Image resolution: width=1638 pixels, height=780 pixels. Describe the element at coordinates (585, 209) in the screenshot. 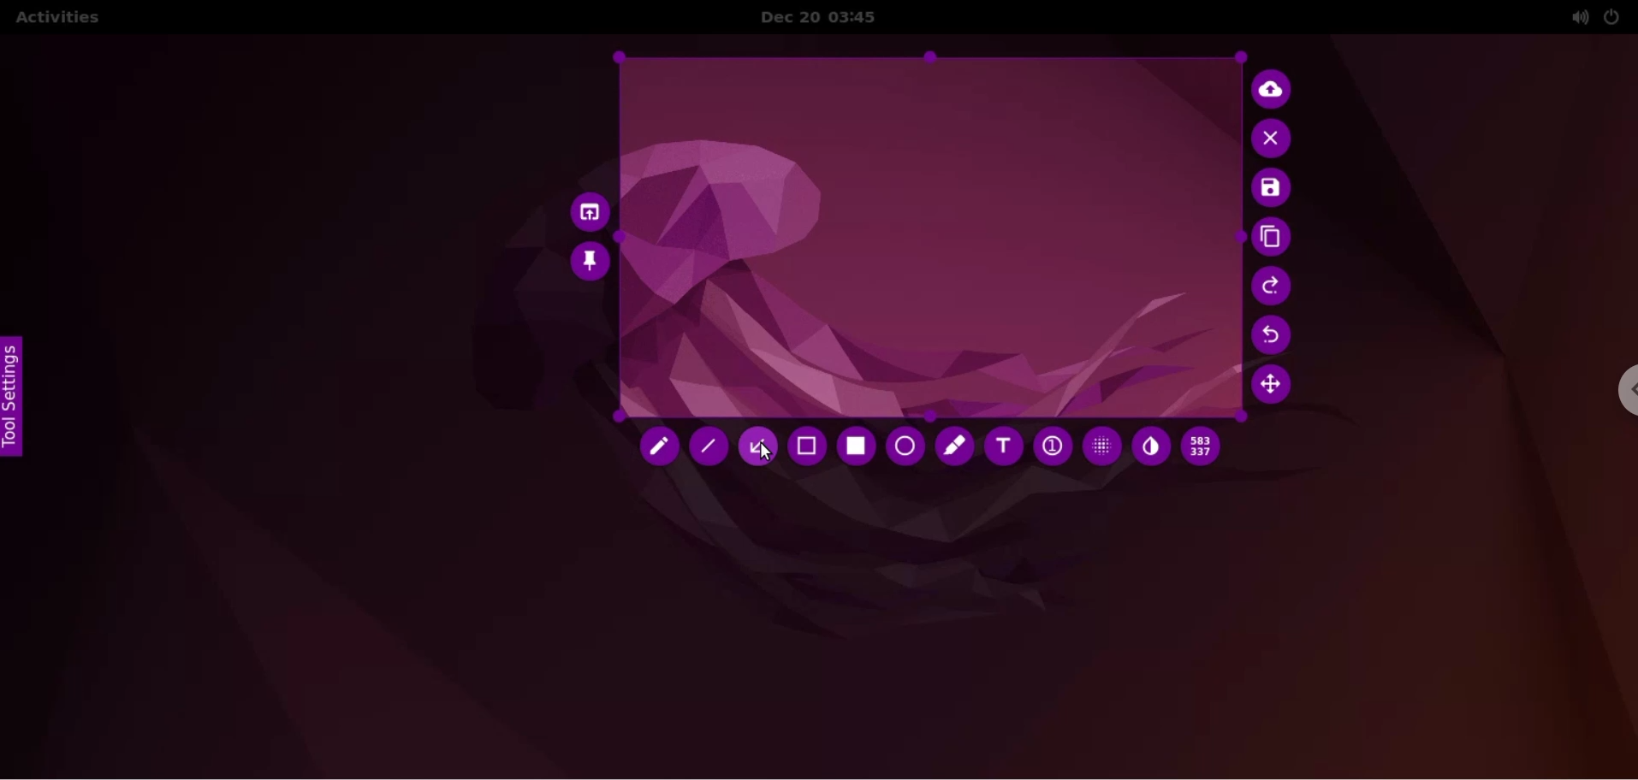

I see `choose app to open screenshot` at that location.